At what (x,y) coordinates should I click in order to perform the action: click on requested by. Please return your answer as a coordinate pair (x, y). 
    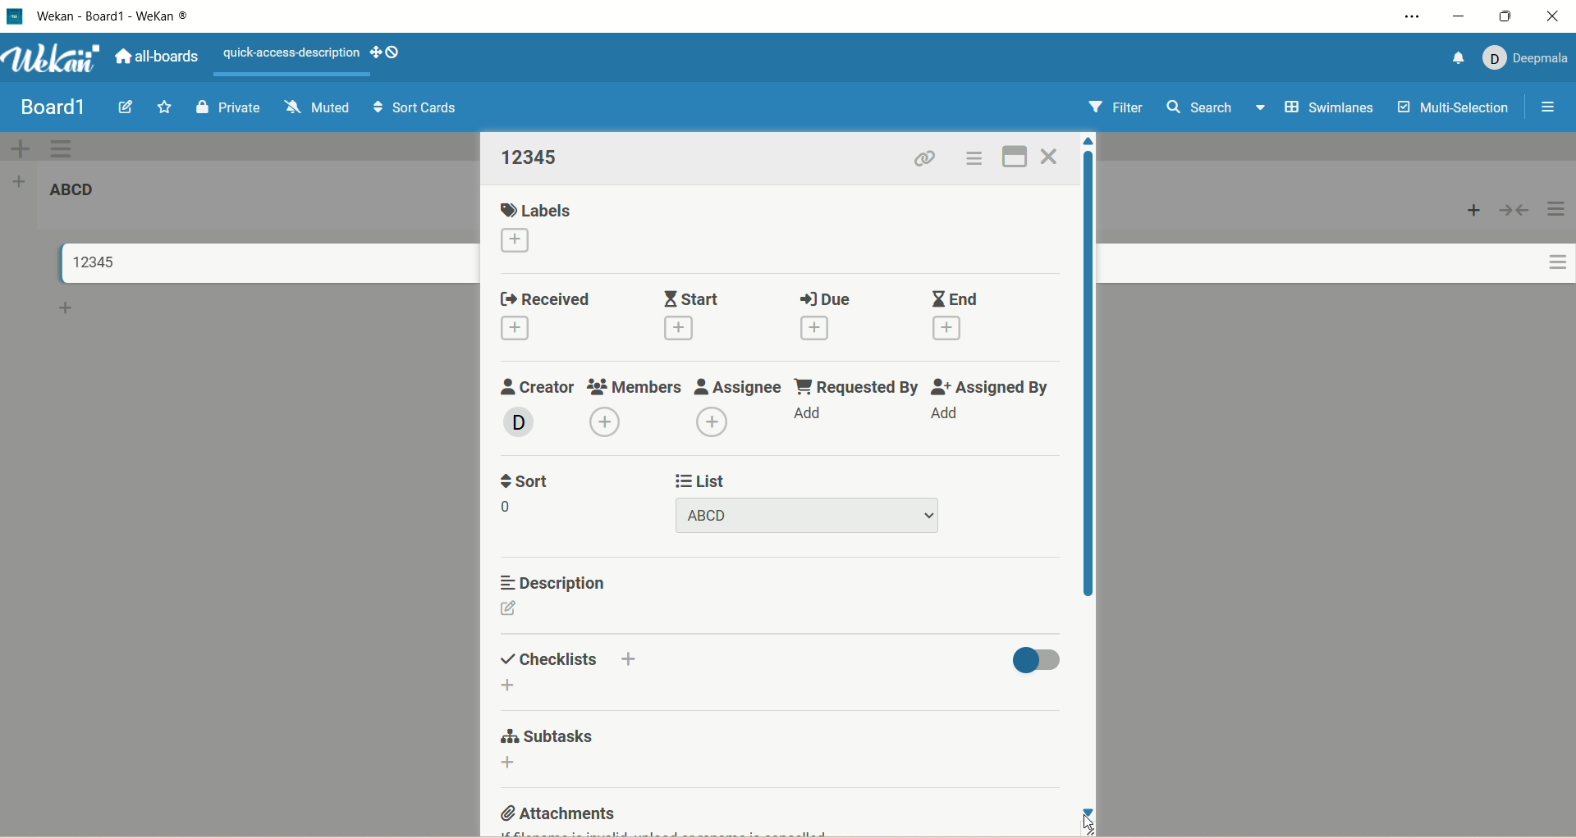
    Looking at the image, I should click on (854, 385).